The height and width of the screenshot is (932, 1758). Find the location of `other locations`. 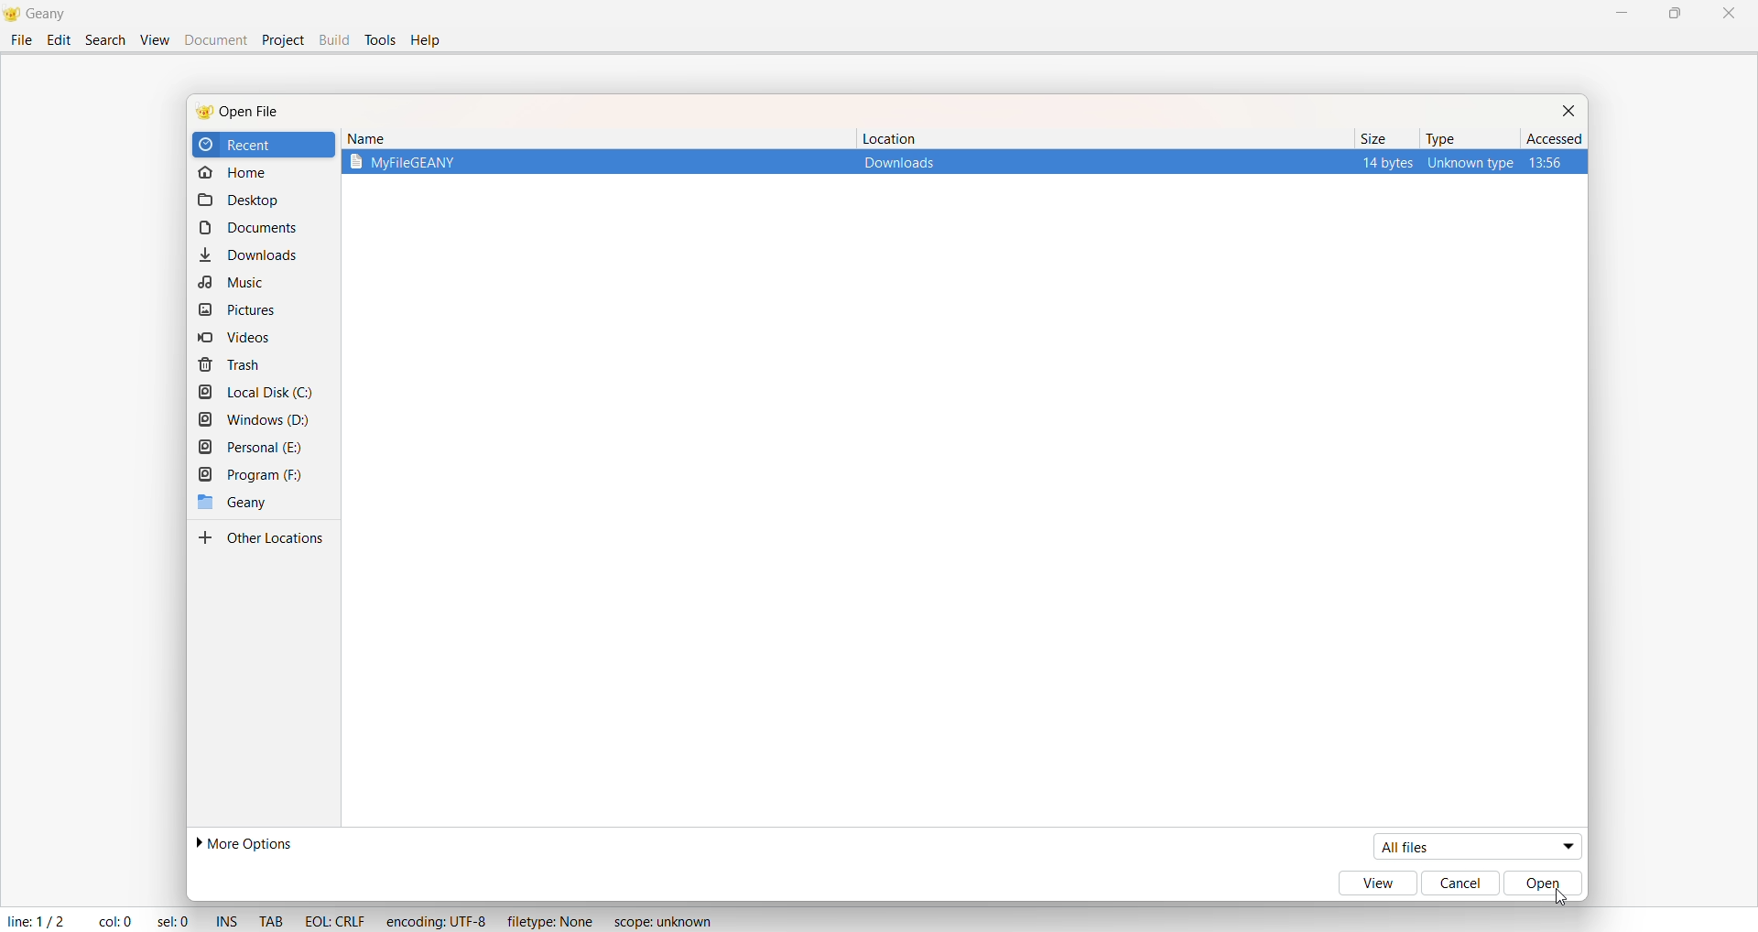

other locations is located at coordinates (265, 539).